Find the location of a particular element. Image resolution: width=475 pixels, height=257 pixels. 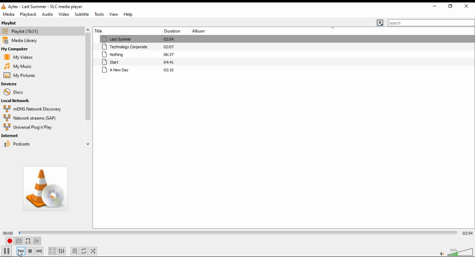

02:07 is located at coordinates (169, 47).